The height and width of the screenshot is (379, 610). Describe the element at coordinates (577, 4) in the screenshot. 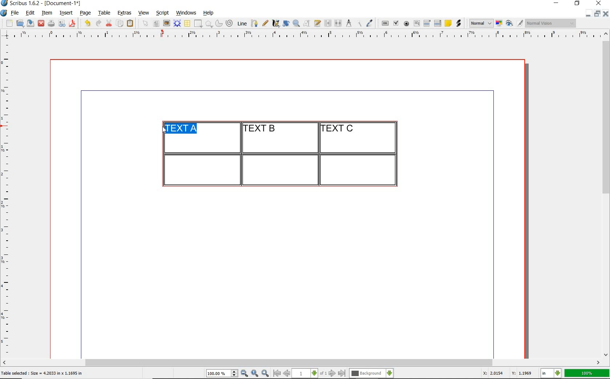

I see `restore` at that location.